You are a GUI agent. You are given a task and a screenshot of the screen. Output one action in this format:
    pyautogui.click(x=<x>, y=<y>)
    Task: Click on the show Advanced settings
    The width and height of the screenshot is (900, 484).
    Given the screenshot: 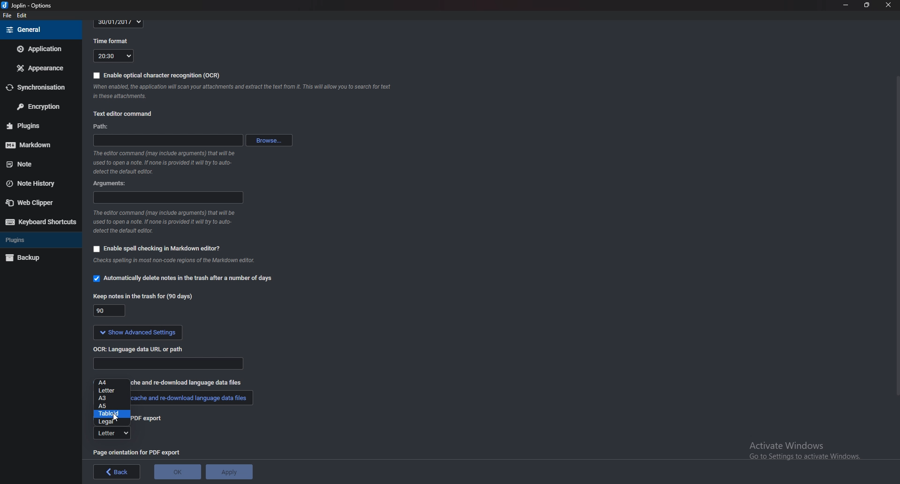 What is the action you would take?
    pyautogui.click(x=137, y=333)
    